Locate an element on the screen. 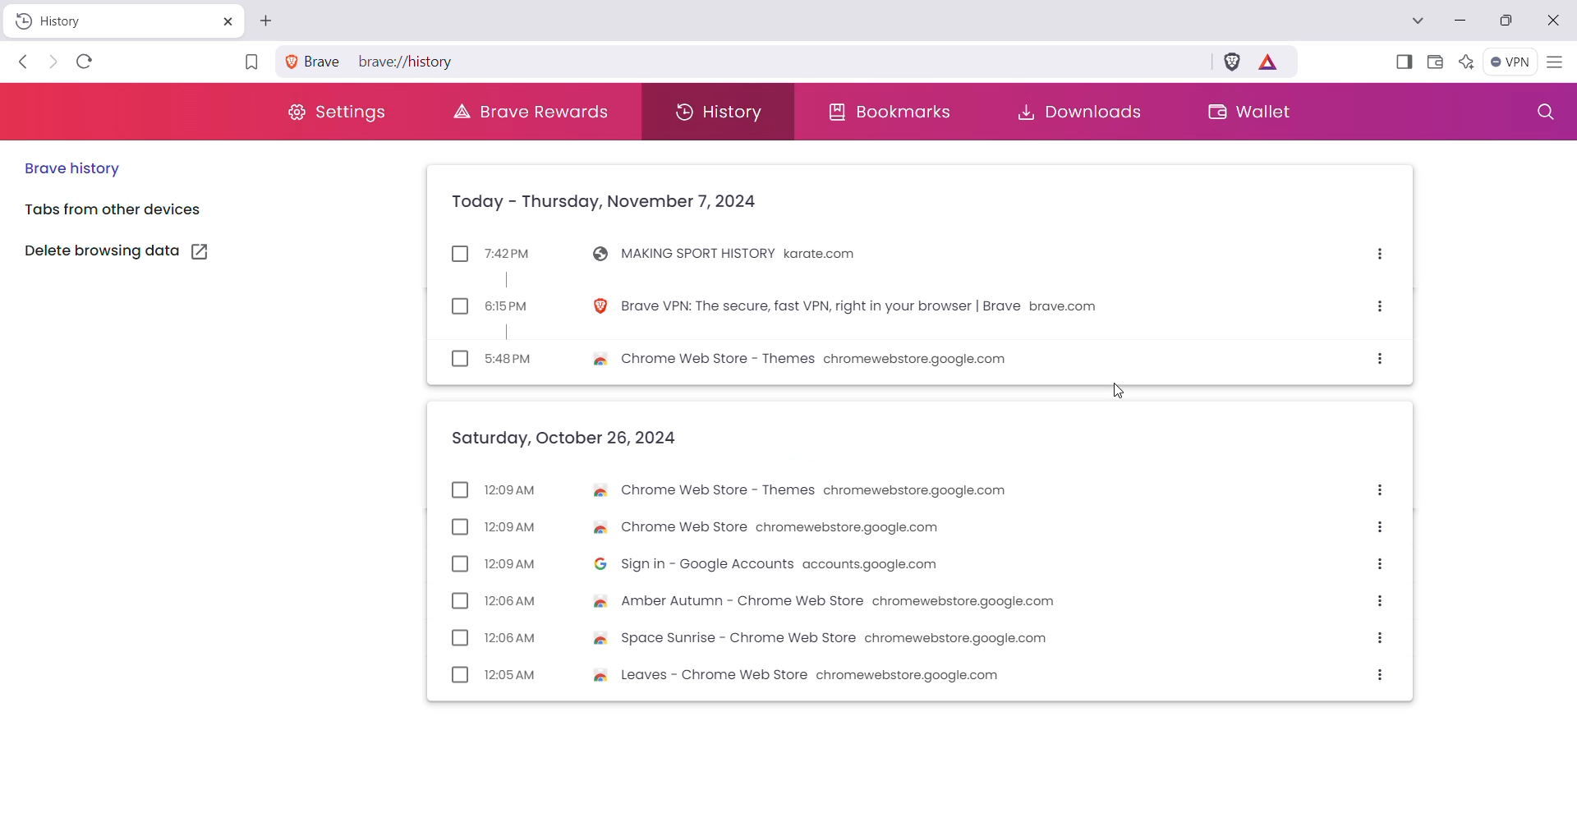 The height and width of the screenshot is (836, 1577). More options is located at coordinates (1366, 260).